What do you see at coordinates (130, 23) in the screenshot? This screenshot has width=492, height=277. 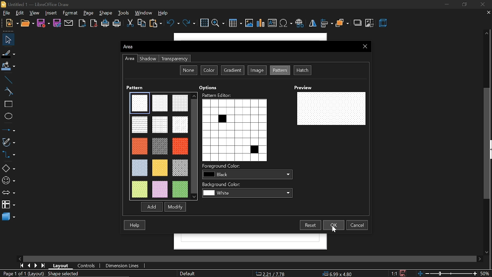 I see `cut` at bounding box center [130, 23].